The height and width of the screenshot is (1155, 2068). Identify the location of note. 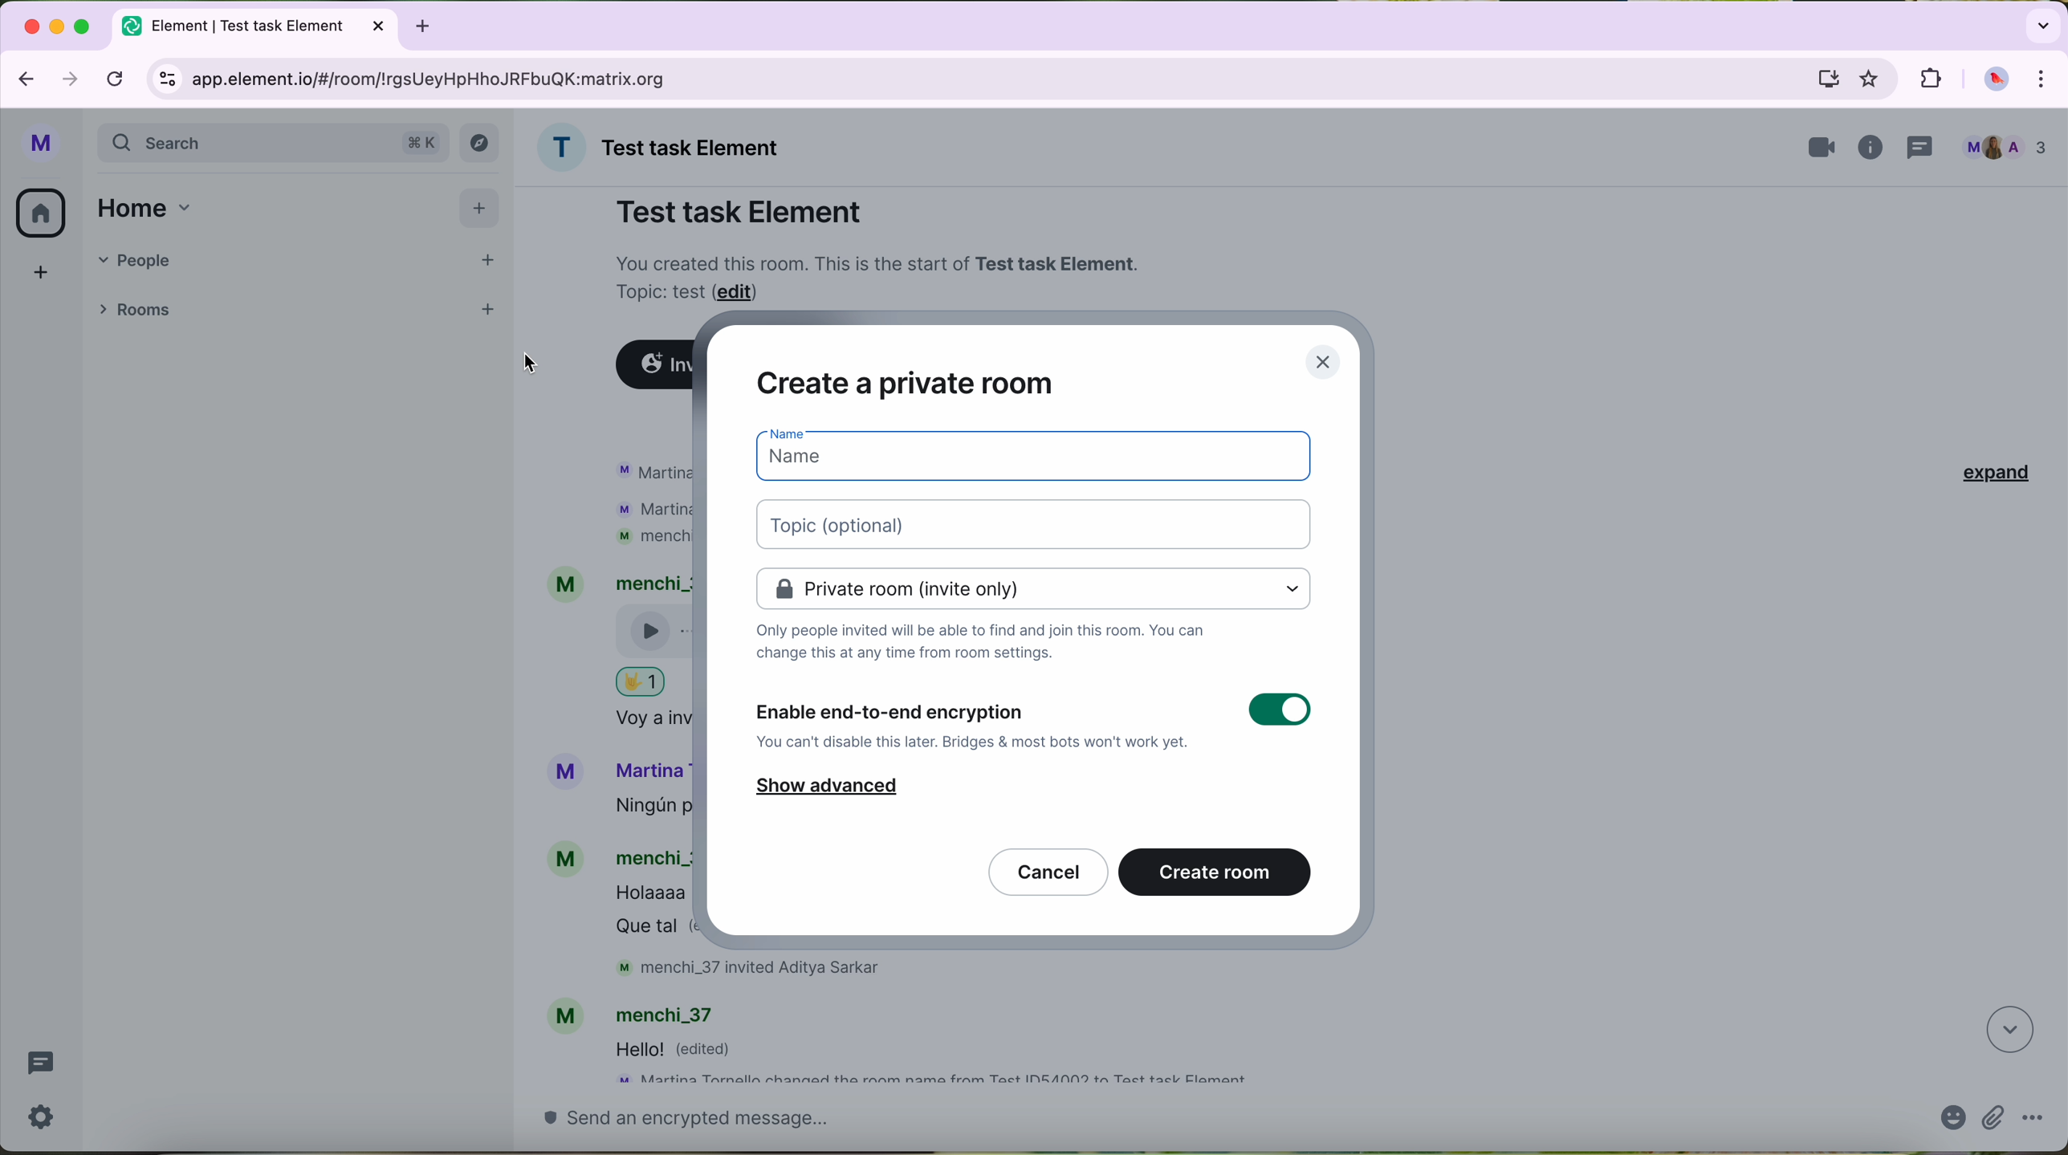
(881, 275).